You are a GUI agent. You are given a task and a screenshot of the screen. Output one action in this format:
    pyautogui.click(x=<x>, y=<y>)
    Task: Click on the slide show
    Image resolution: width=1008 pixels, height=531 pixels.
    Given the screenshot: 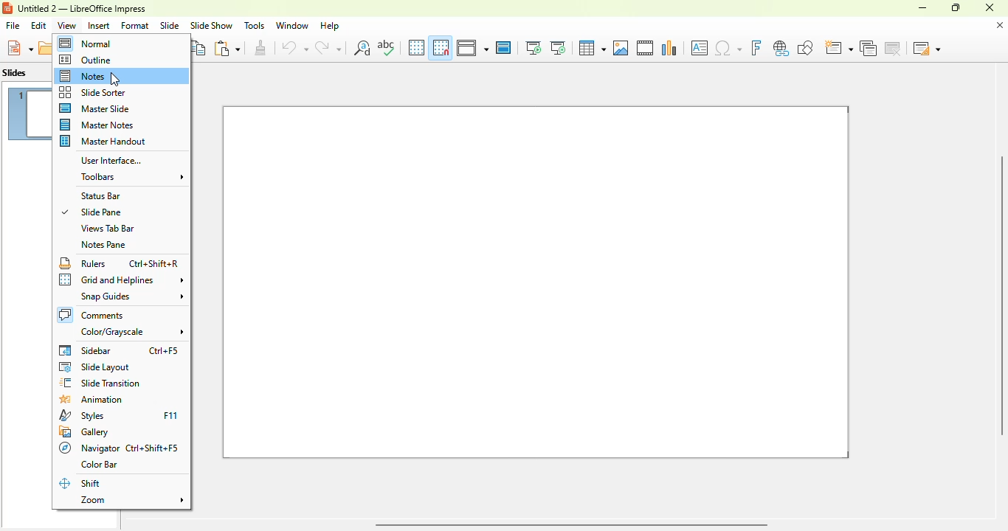 What is the action you would take?
    pyautogui.click(x=212, y=25)
    